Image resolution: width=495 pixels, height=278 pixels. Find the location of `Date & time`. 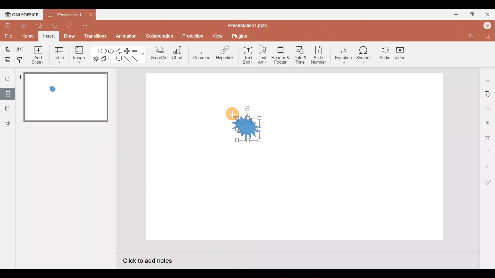

Date & time is located at coordinates (300, 55).